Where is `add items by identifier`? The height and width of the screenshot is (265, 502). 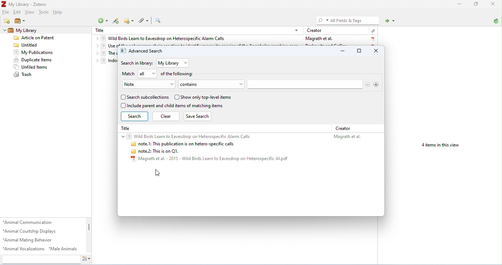
add items by identifier is located at coordinates (117, 22).